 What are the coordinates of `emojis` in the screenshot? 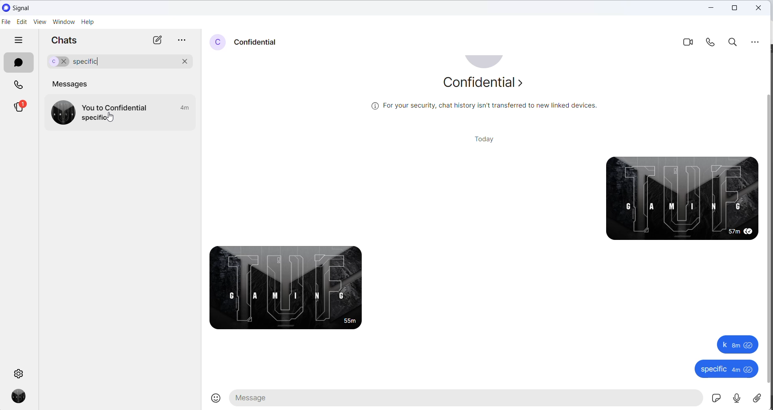 It's located at (217, 399).